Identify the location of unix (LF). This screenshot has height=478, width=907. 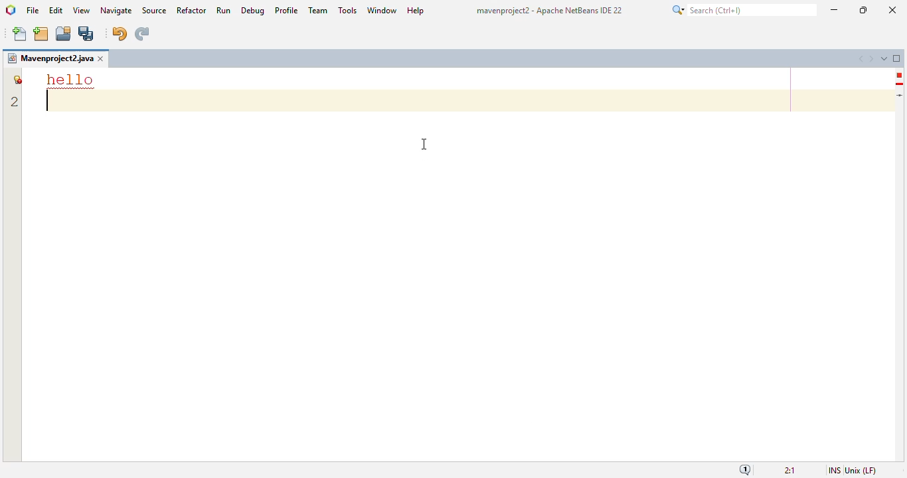
(862, 471).